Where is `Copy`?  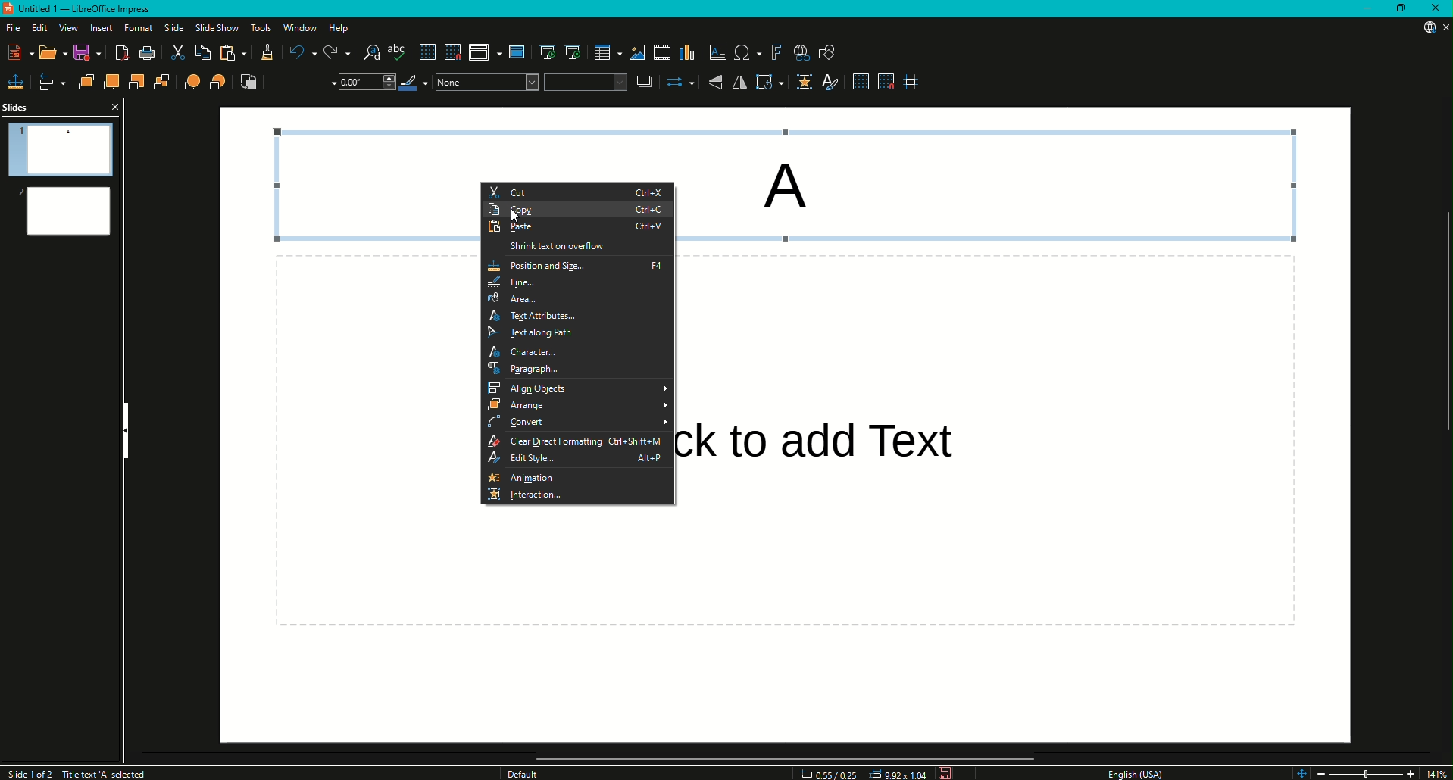
Copy is located at coordinates (198, 52).